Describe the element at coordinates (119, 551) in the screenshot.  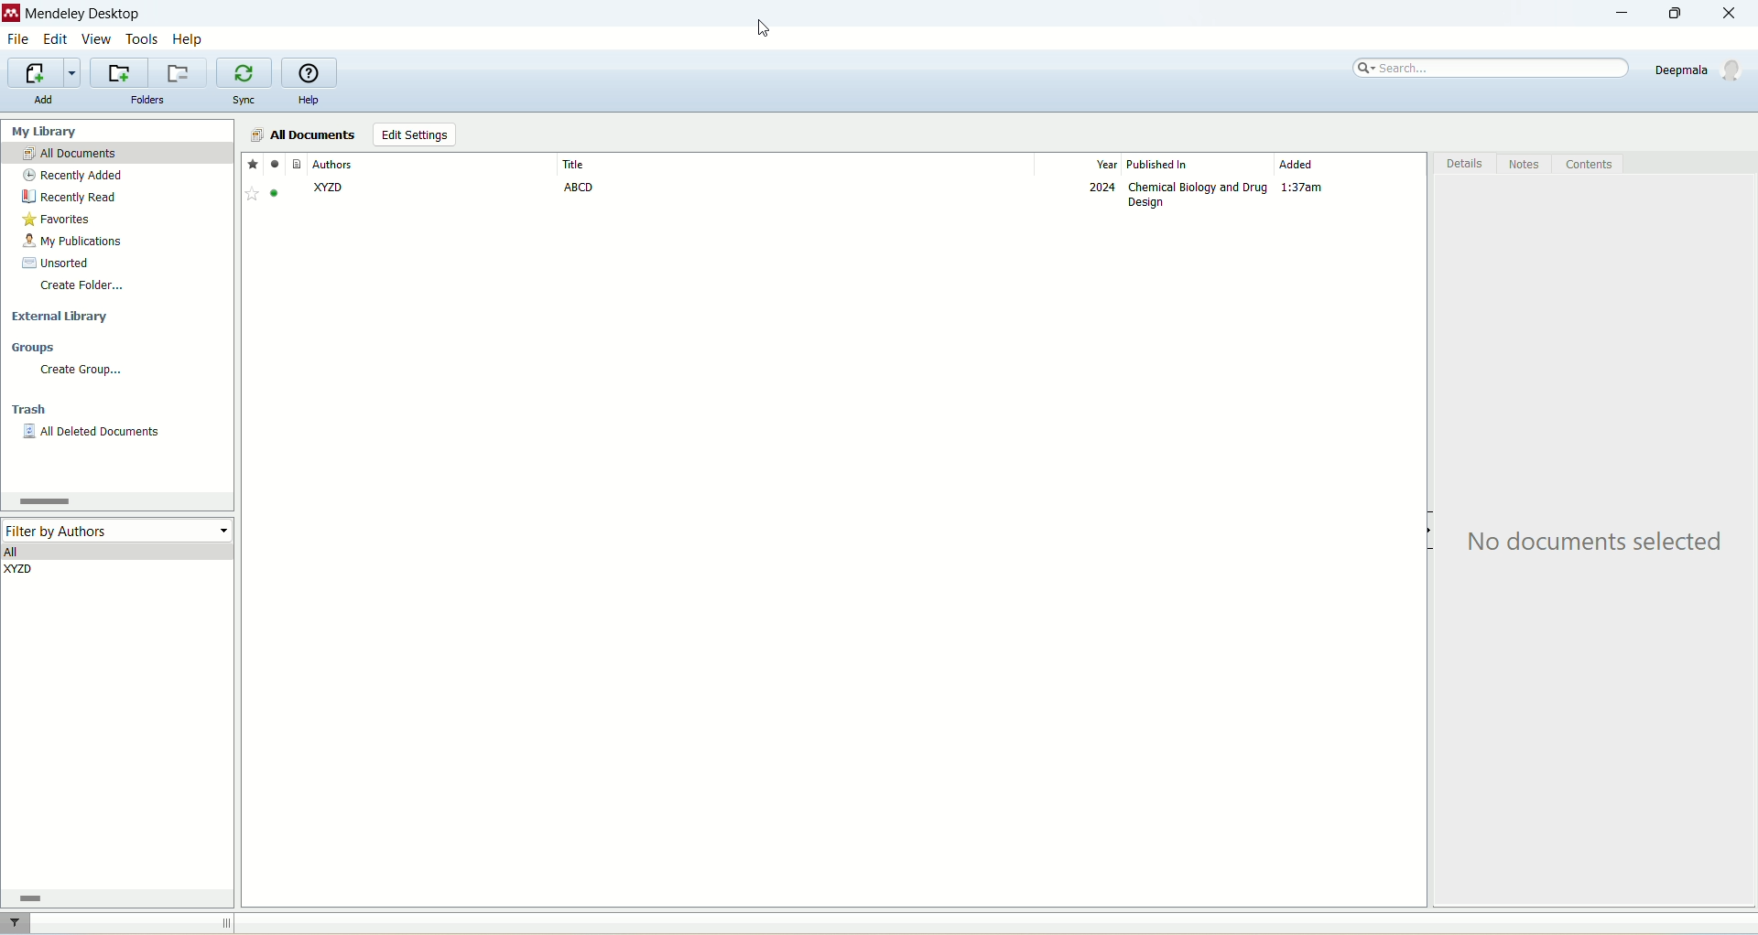
I see `all` at that location.